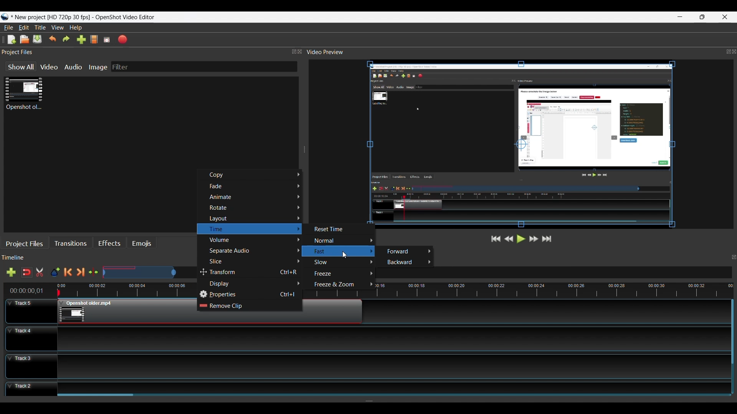 Image resolution: width=737 pixels, height=414 pixels. What do you see at coordinates (24, 28) in the screenshot?
I see `Edit` at bounding box center [24, 28].